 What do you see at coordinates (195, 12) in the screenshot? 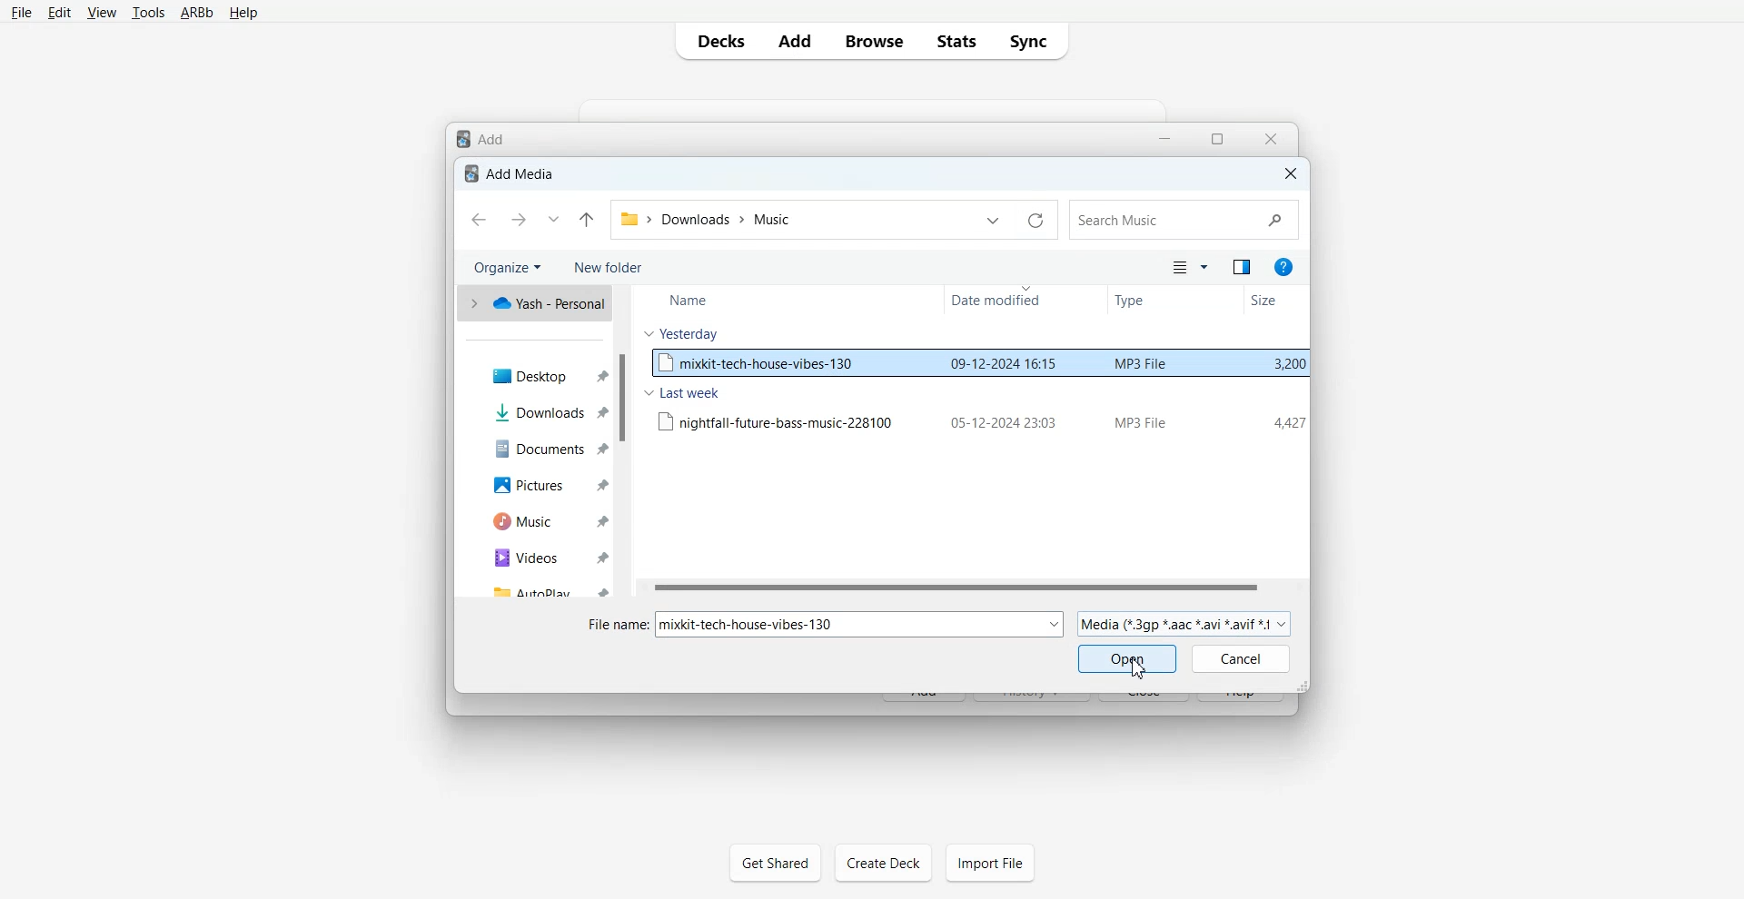
I see `ARBb` at bounding box center [195, 12].